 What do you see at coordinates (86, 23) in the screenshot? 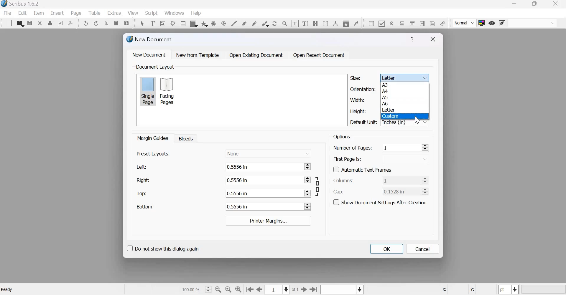
I see `Undo` at bounding box center [86, 23].